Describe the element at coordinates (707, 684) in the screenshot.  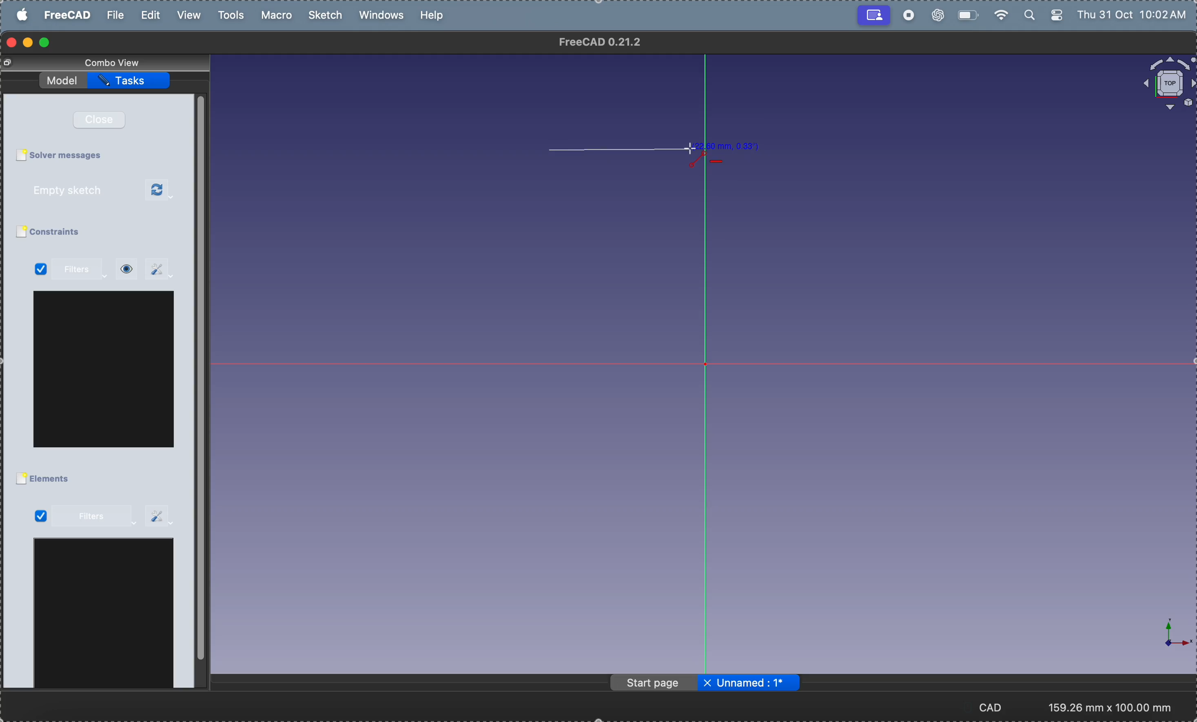
I see `close file` at that location.